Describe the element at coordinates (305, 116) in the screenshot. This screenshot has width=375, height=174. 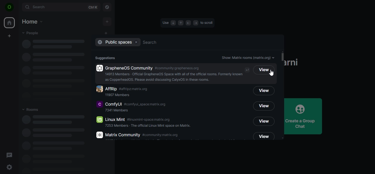
I see `create a group chat` at that location.